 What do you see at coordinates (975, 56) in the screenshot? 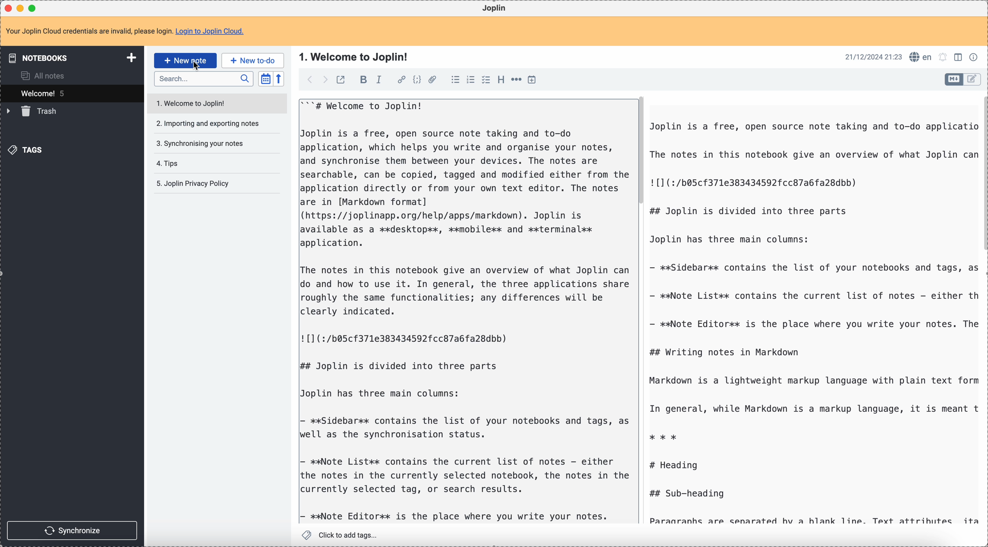
I see `note properties` at bounding box center [975, 56].